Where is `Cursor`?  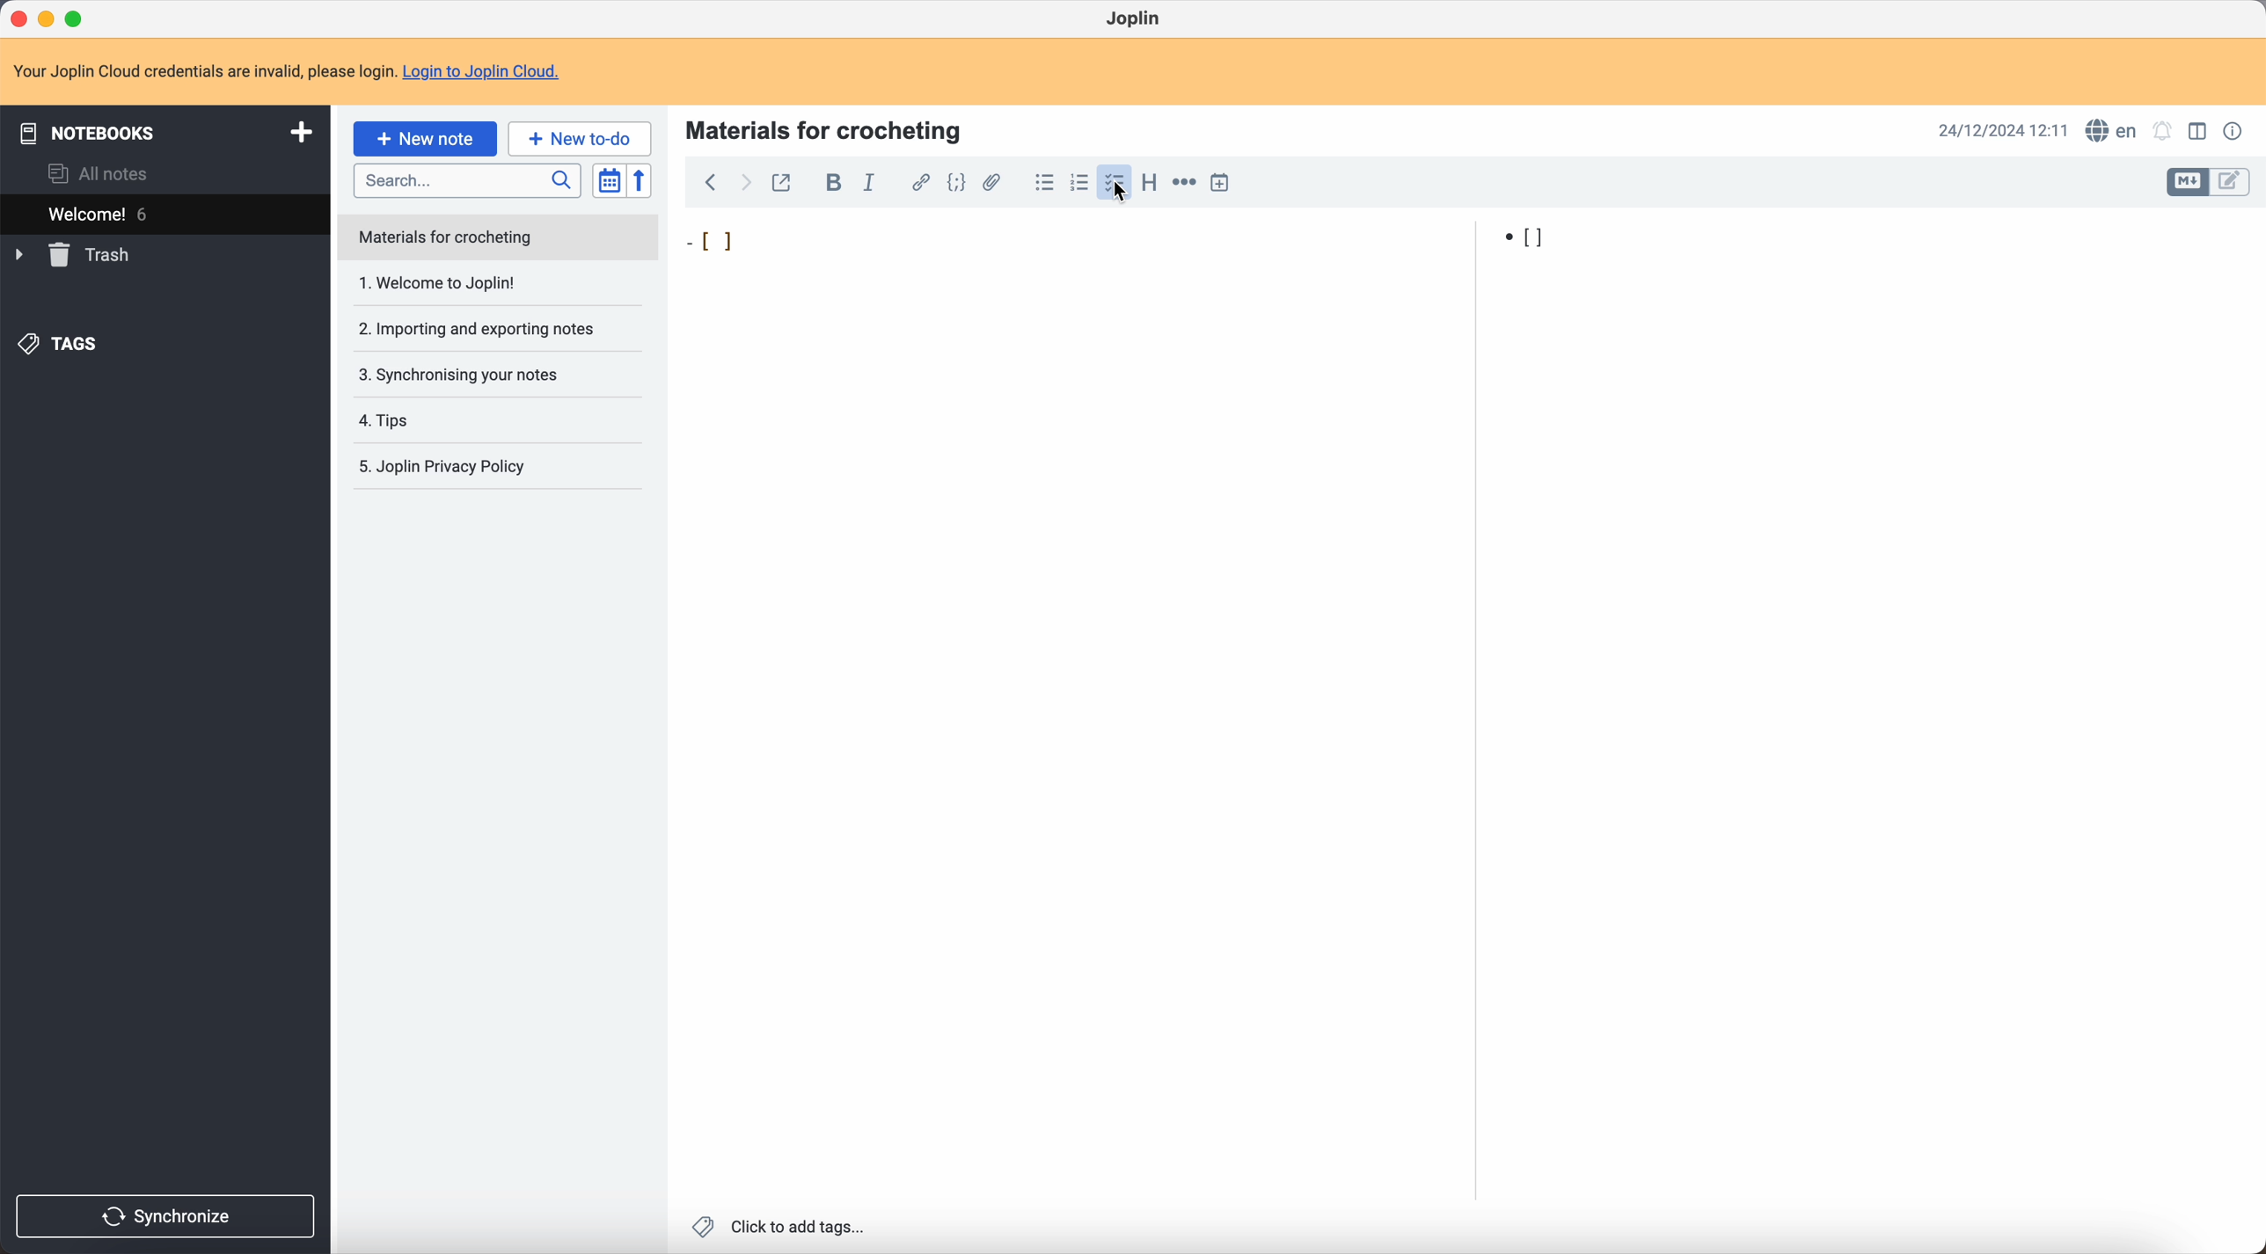
Cursor is located at coordinates (1125, 197).